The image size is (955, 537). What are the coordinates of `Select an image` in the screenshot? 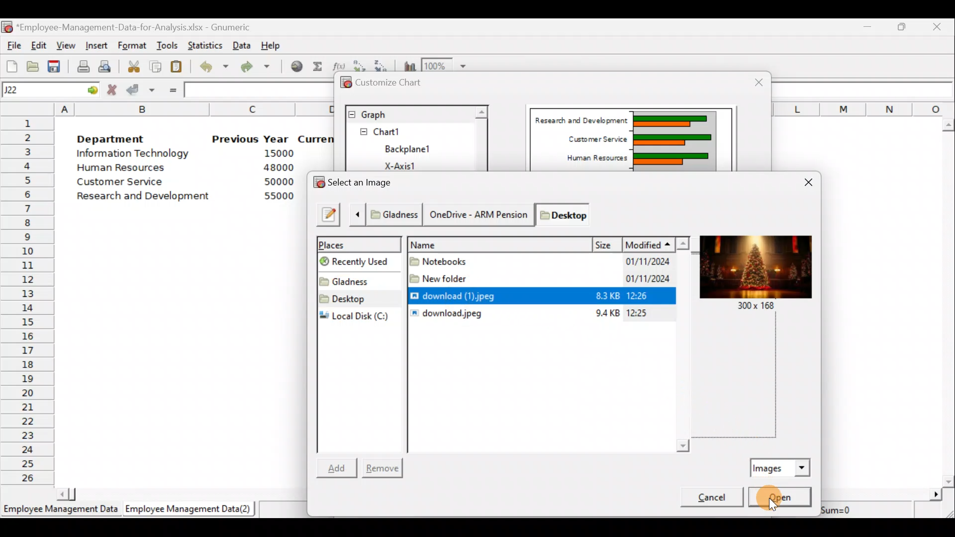 It's located at (357, 182).